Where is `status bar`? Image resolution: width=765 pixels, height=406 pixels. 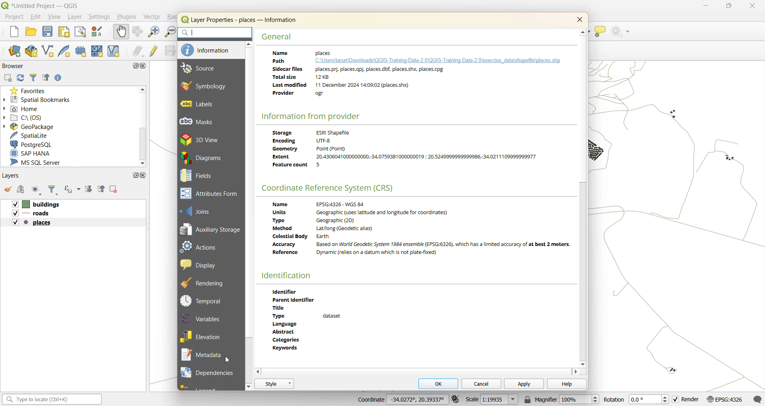 status bar is located at coordinates (51, 399).